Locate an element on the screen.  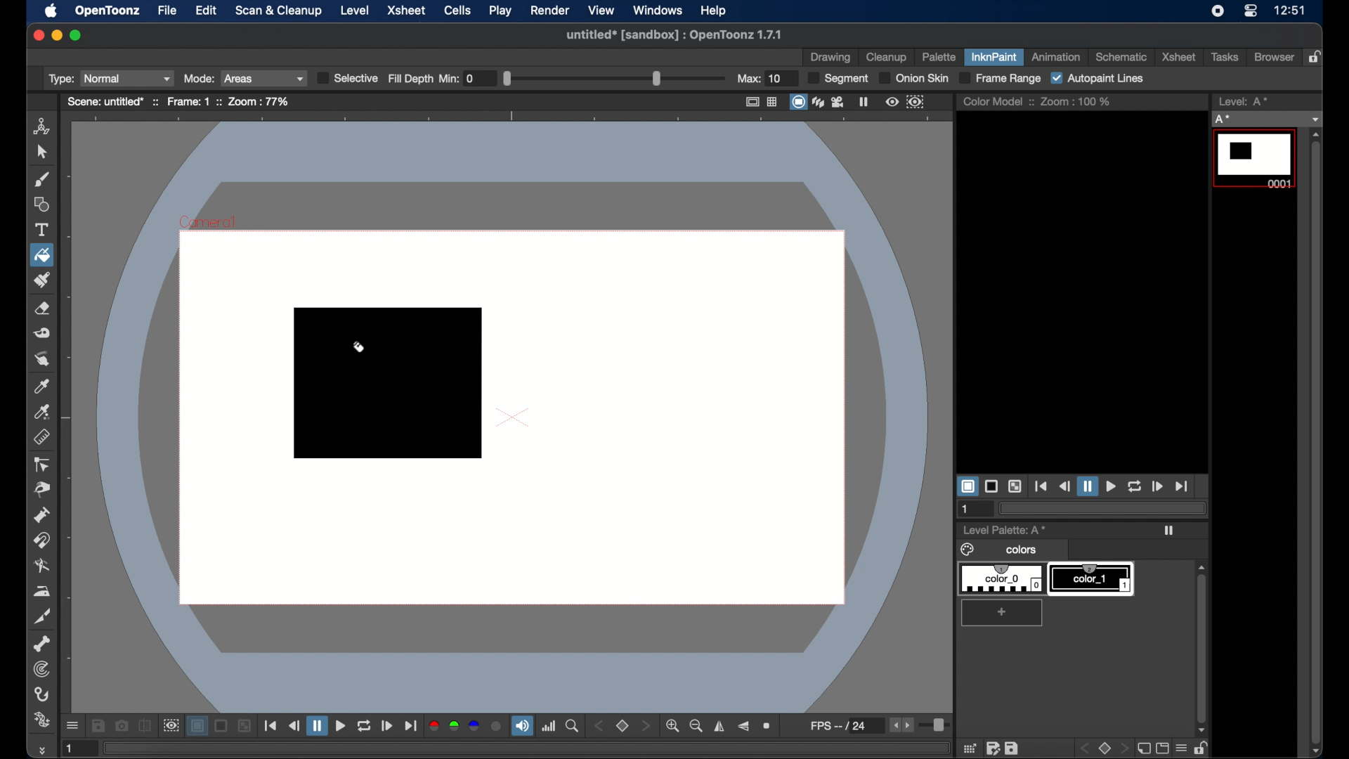
jump to end is located at coordinates (410, 726).